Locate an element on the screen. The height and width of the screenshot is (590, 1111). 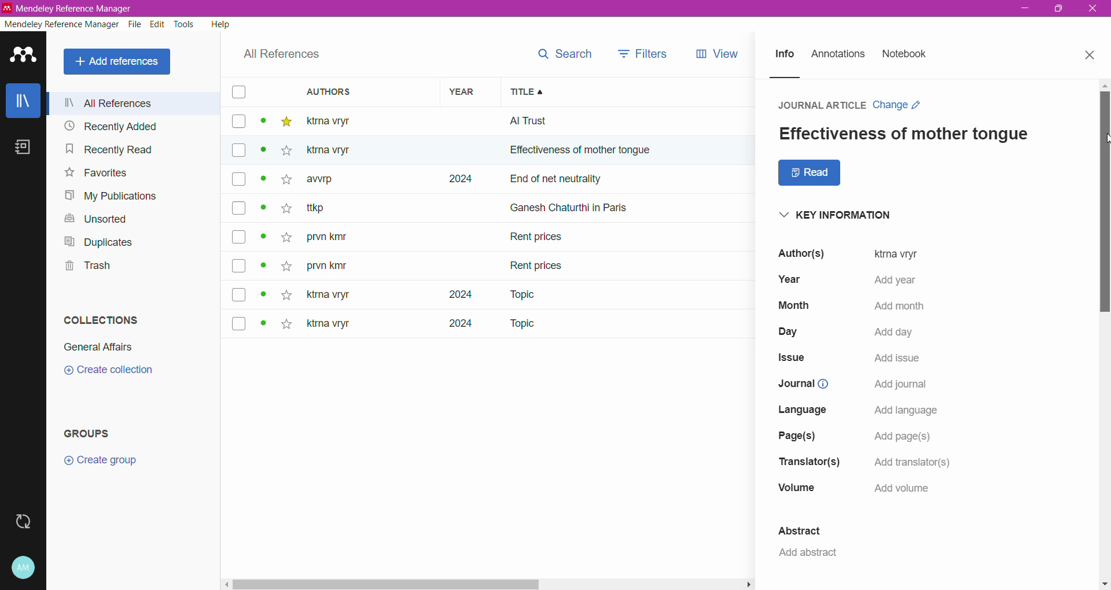
Create group is located at coordinates (100, 460).